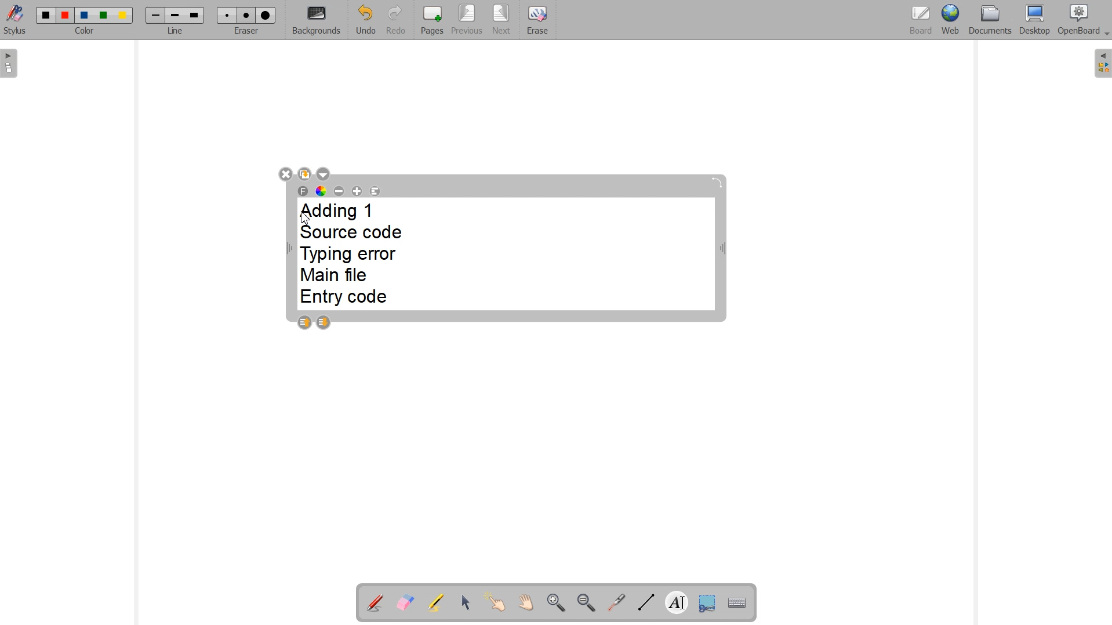  What do you see at coordinates (375, 191) in the screenshot?
I see `Text Alignment` at bounding box center [375, 191].